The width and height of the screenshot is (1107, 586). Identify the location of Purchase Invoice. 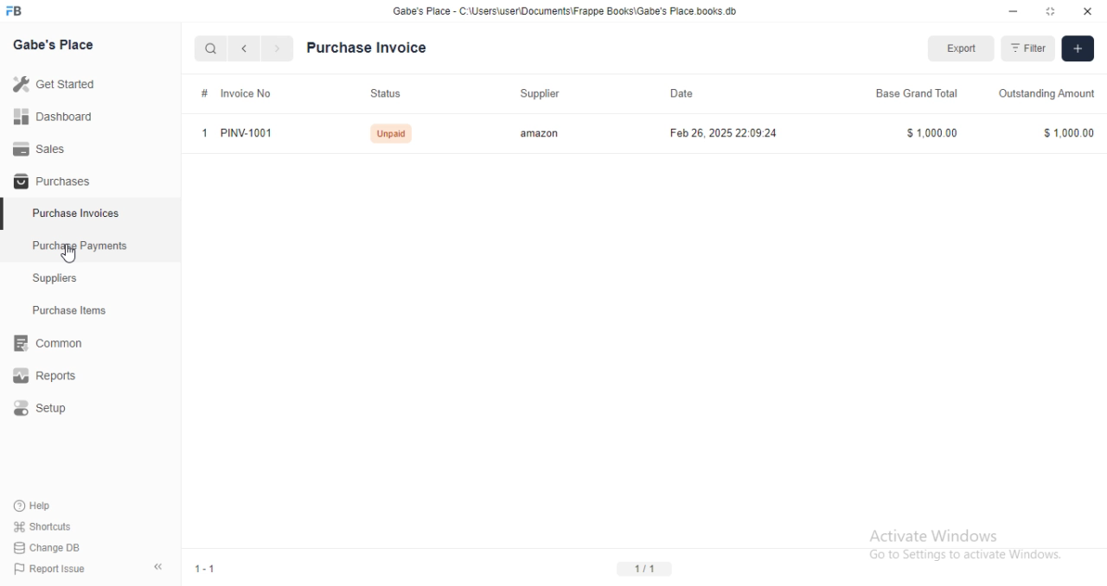
(371, 47).